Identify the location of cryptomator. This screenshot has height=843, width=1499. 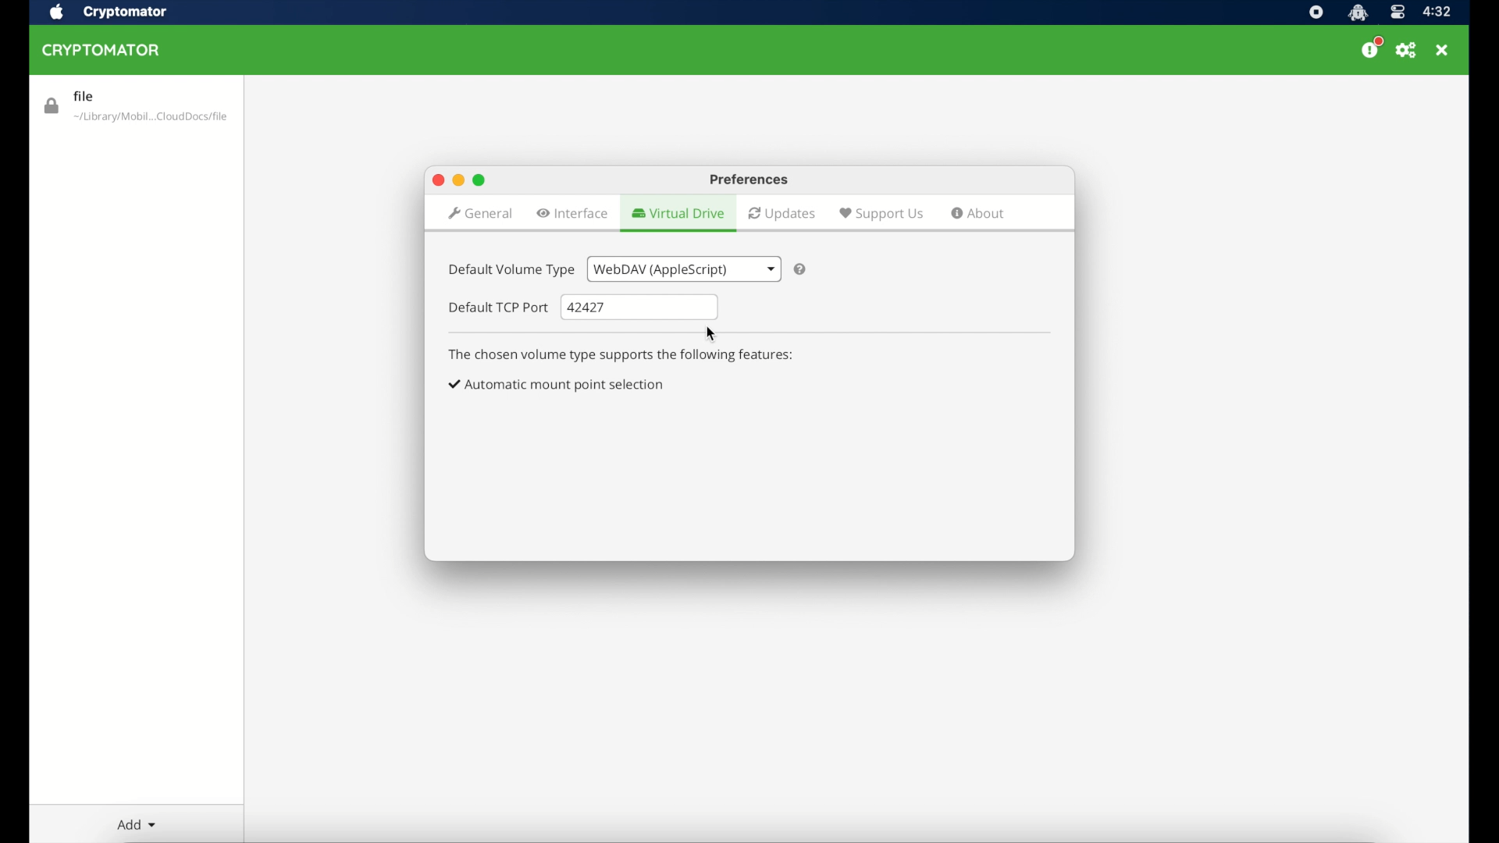
(1357, 12).